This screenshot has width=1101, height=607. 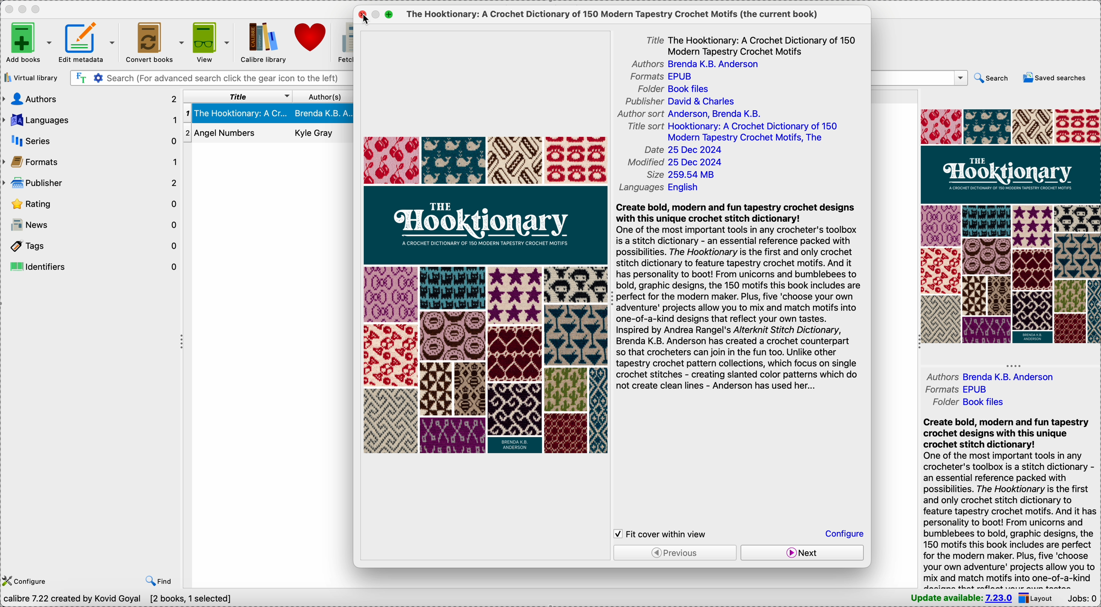 I want to click on search bar, so click(x=920, y=78).